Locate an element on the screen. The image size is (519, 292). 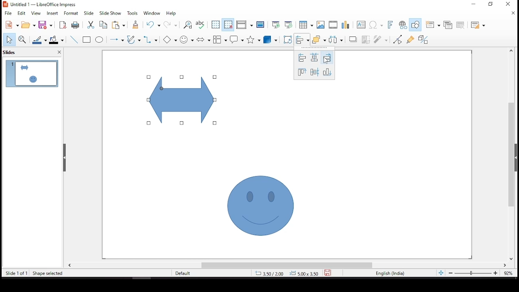
redo is located at coordinates (170, 25).